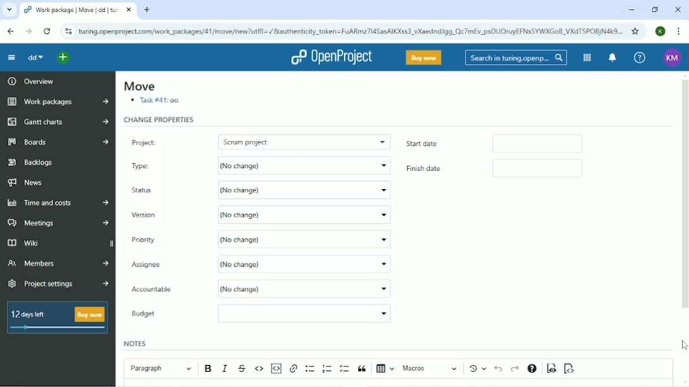 The width and height of the screenshot is (689, 387). Describe the element at coordinates (640, 57) in the screenshot. I see `Help` at that location.